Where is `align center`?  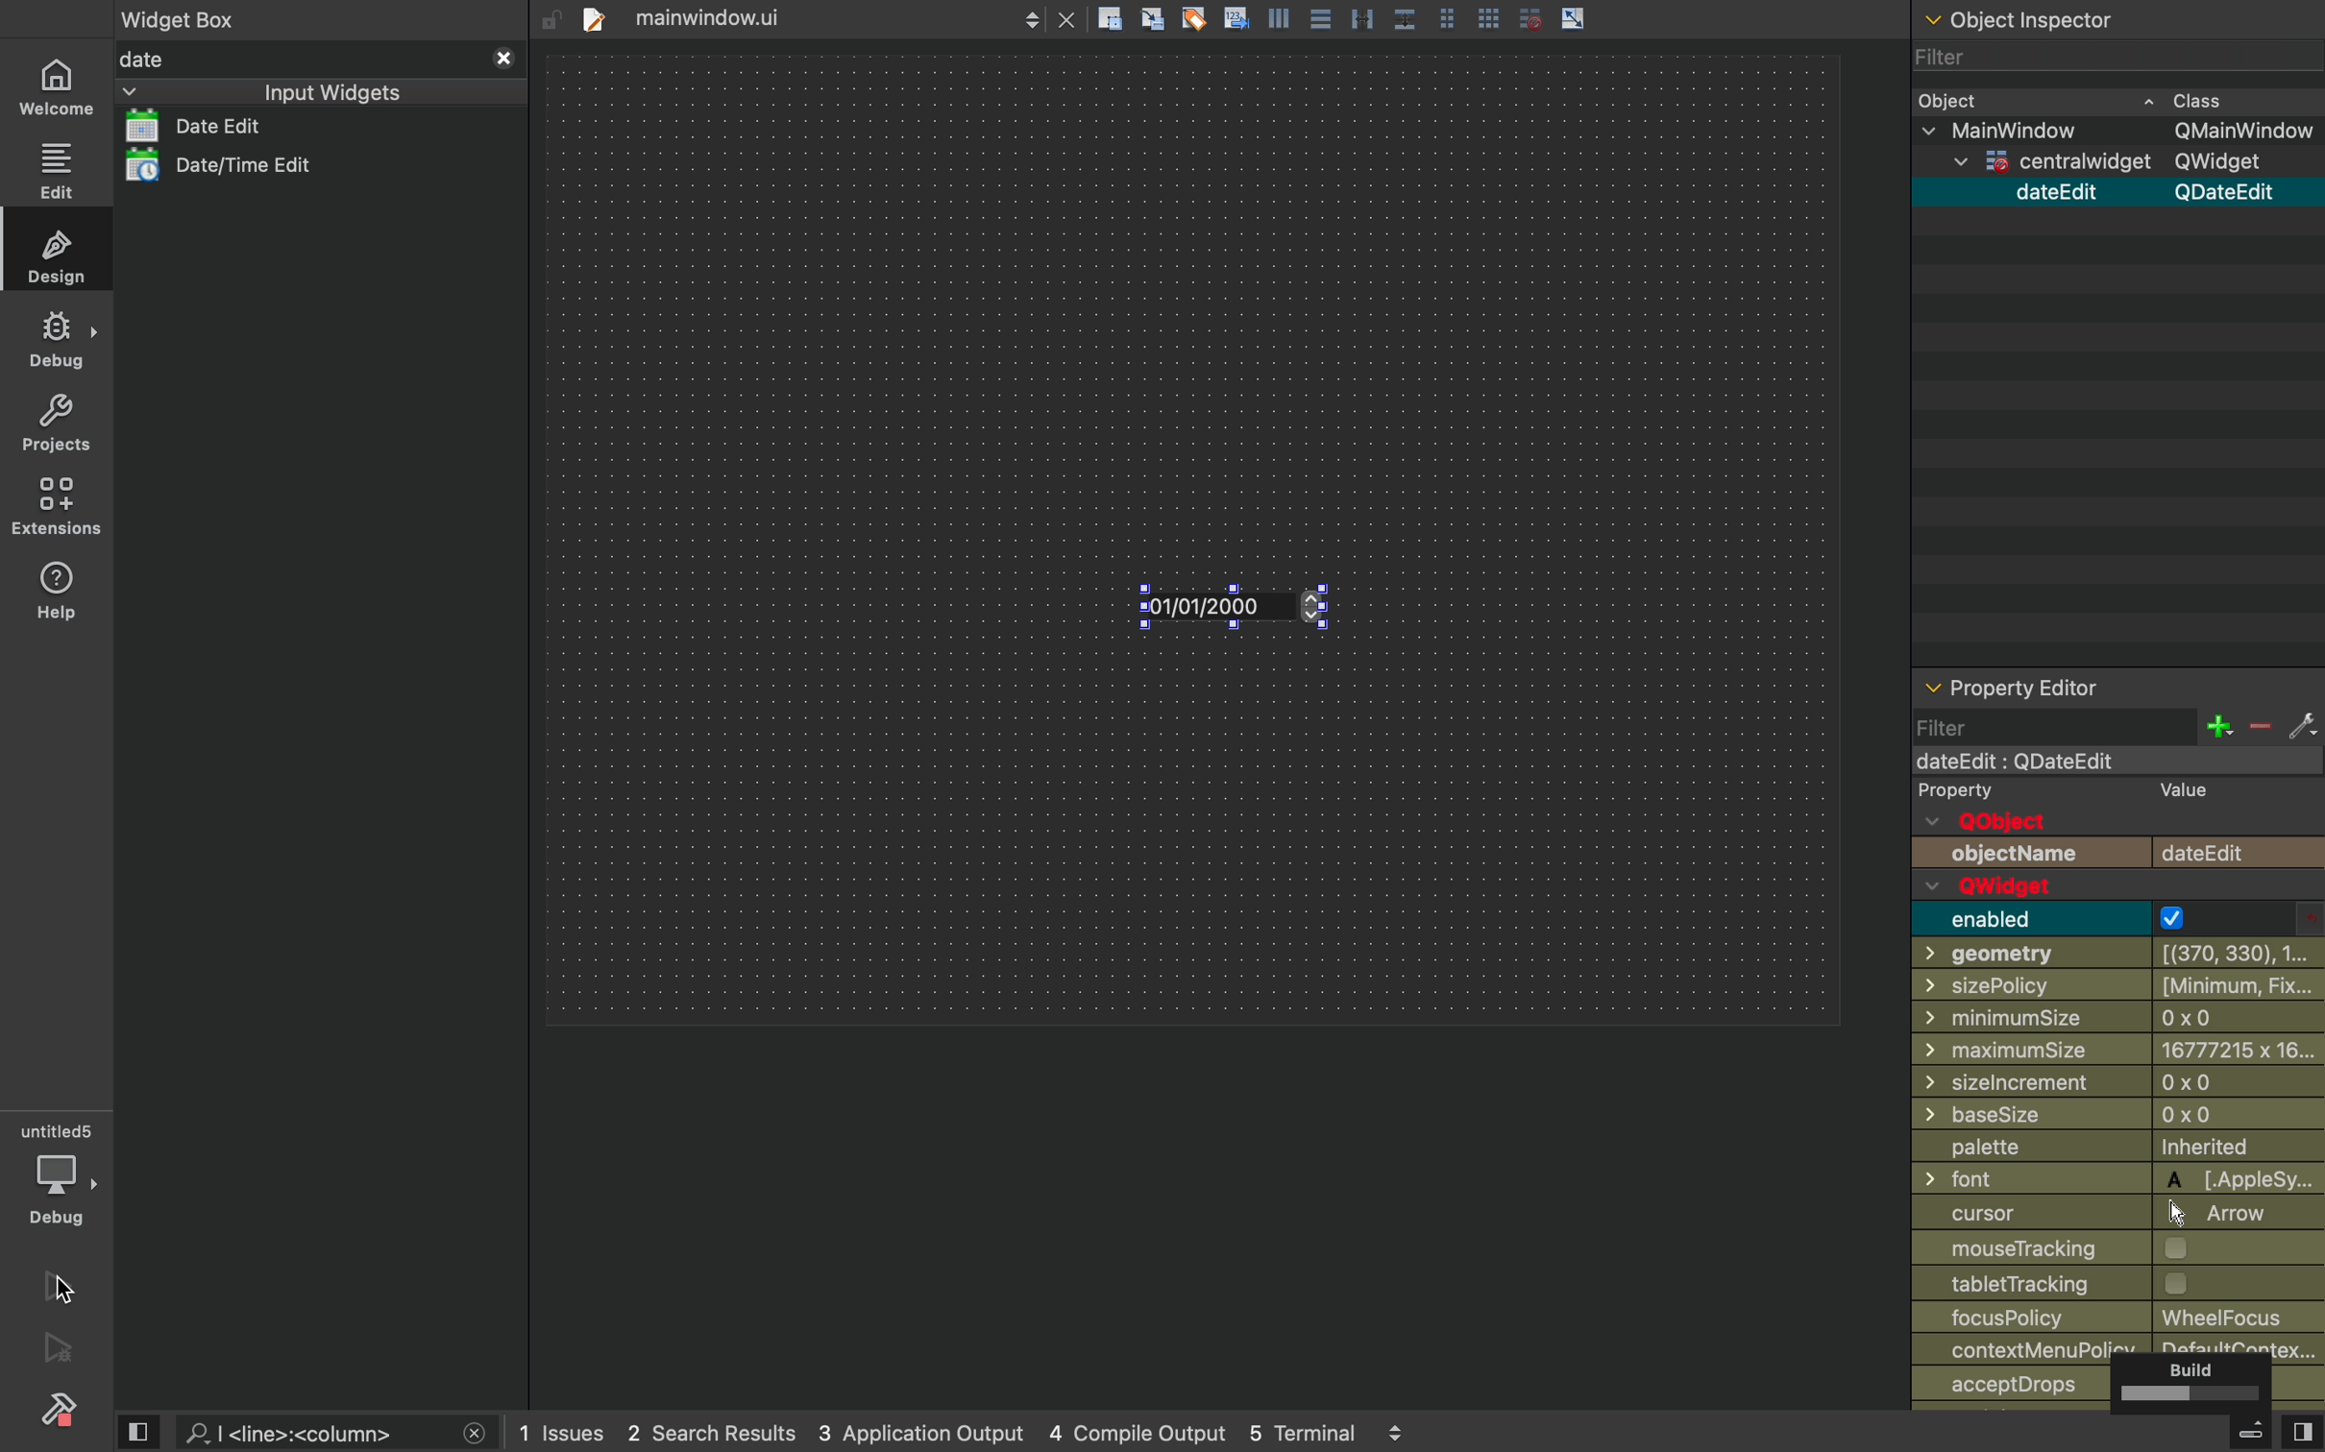
align center is located at coordinates (1320, 17).